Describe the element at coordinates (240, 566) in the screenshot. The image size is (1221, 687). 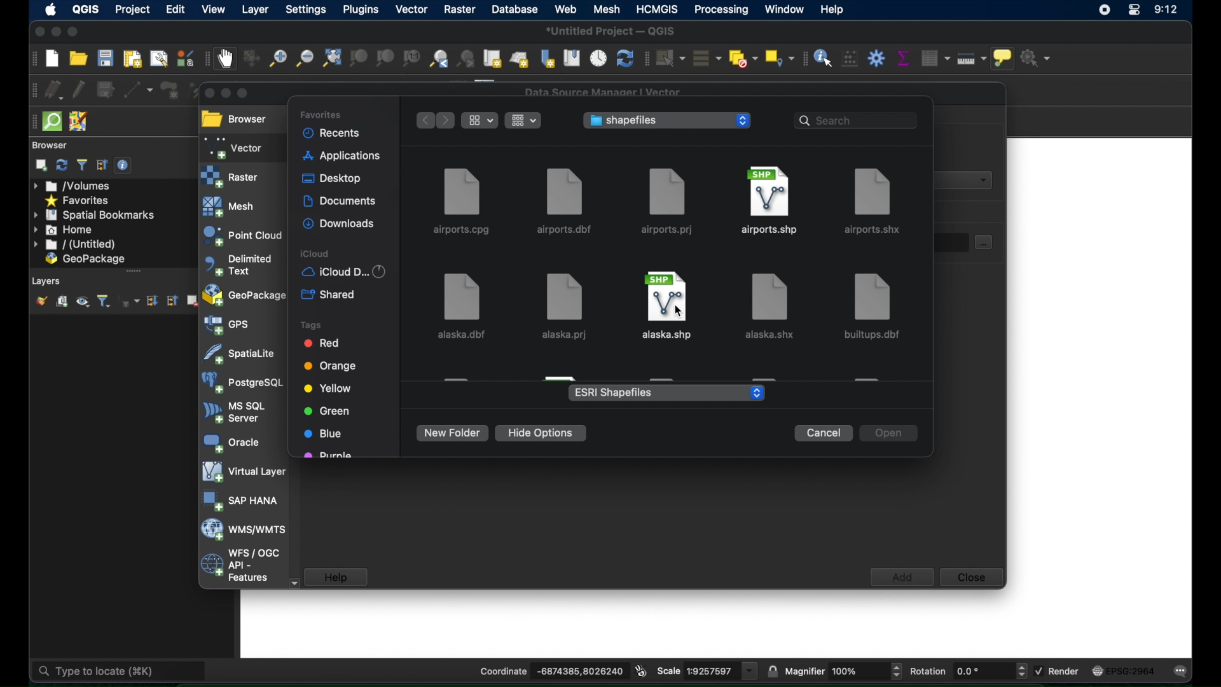
I see `wfs/ogc api - features` at that location.